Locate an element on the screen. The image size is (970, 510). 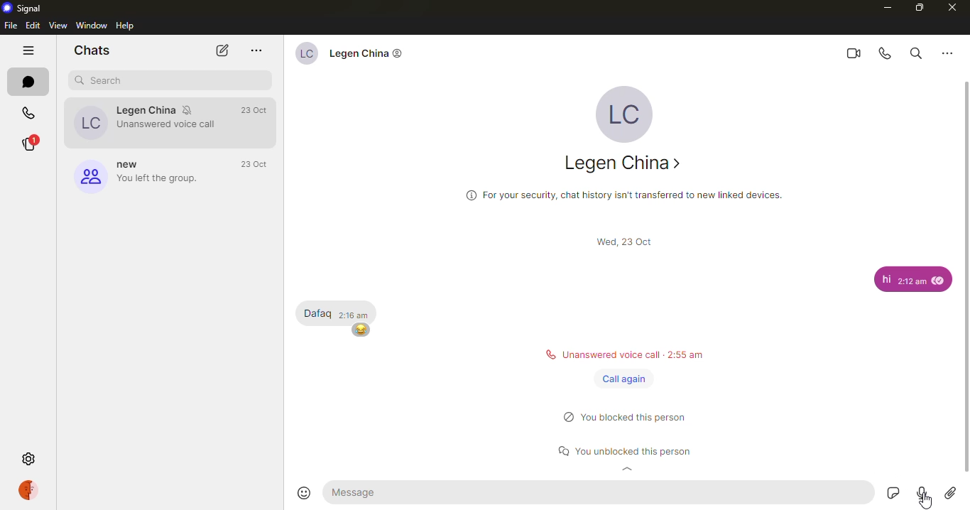
record is located at coordinates (920, 494).